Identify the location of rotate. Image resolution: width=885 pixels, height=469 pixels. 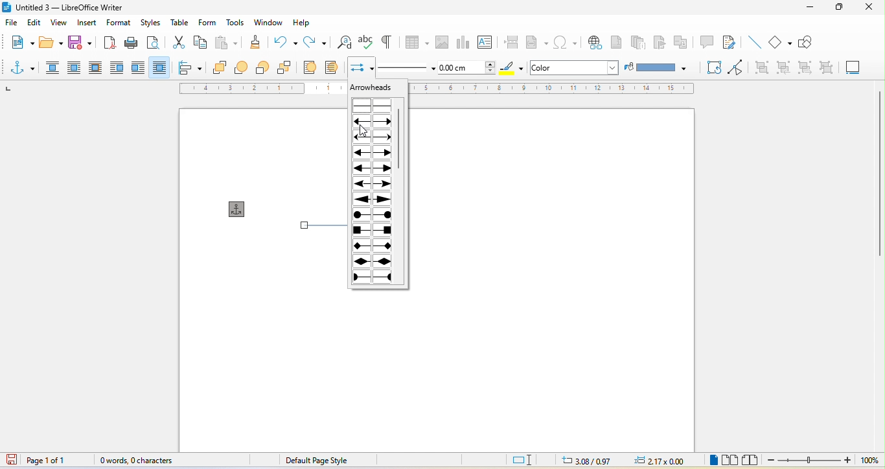
(713, 67).